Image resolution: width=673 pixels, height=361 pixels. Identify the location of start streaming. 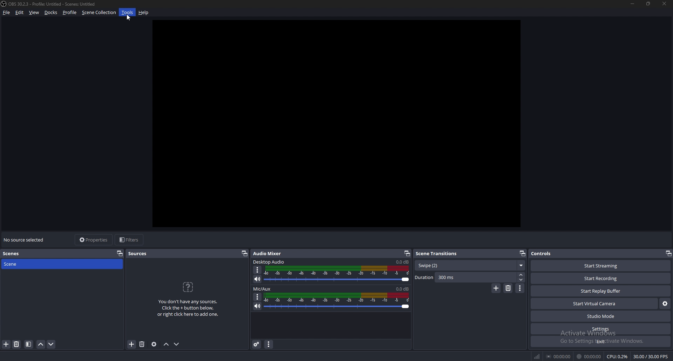
(601, 266).